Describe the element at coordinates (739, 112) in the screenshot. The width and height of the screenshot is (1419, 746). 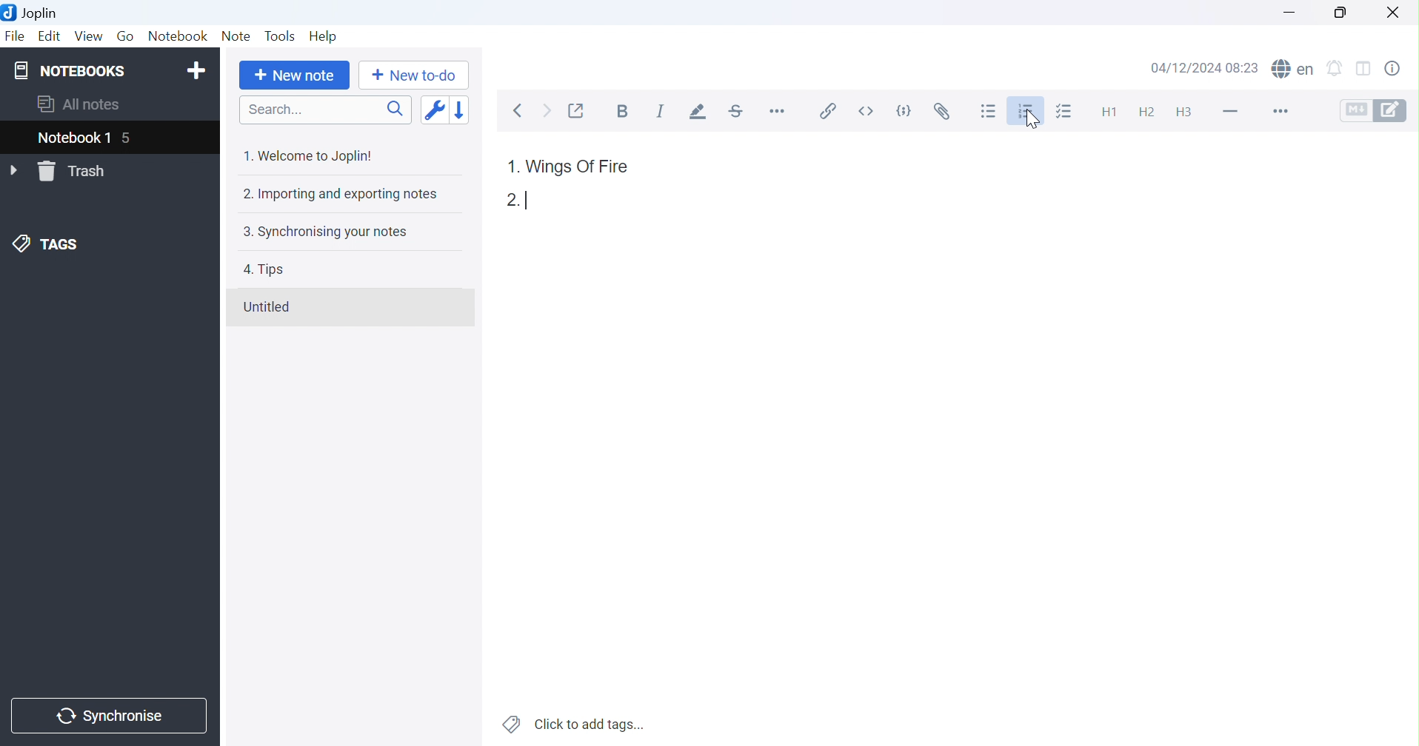
I see `Strikethrough` at that location.